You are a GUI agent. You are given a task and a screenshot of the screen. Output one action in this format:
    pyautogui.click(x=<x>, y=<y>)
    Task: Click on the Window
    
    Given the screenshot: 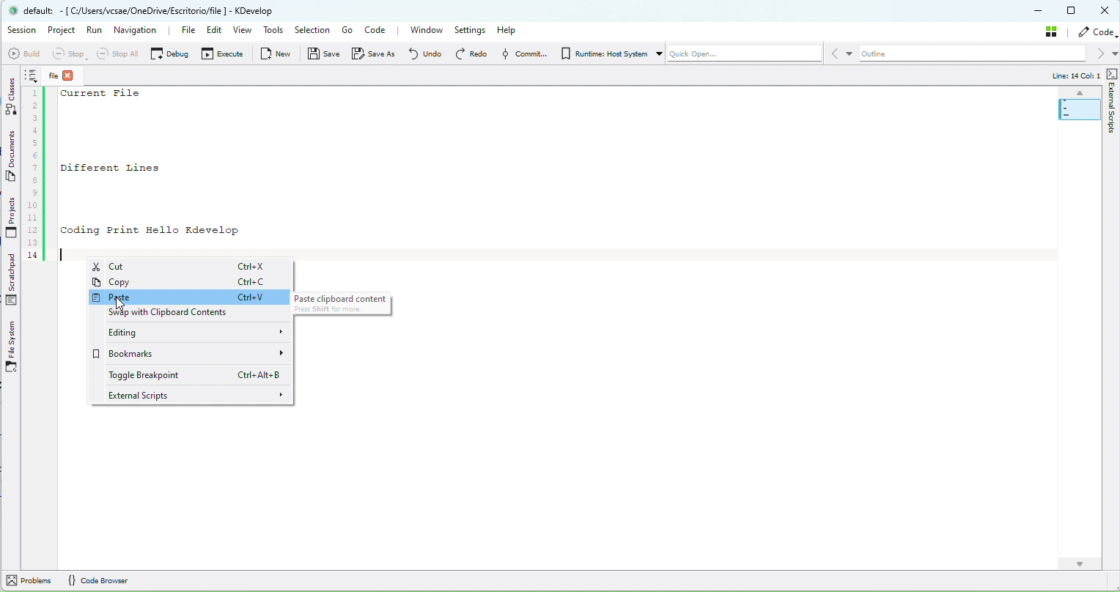 What is the action you would take?
    pyautogui.click(x=426, y=30)
    